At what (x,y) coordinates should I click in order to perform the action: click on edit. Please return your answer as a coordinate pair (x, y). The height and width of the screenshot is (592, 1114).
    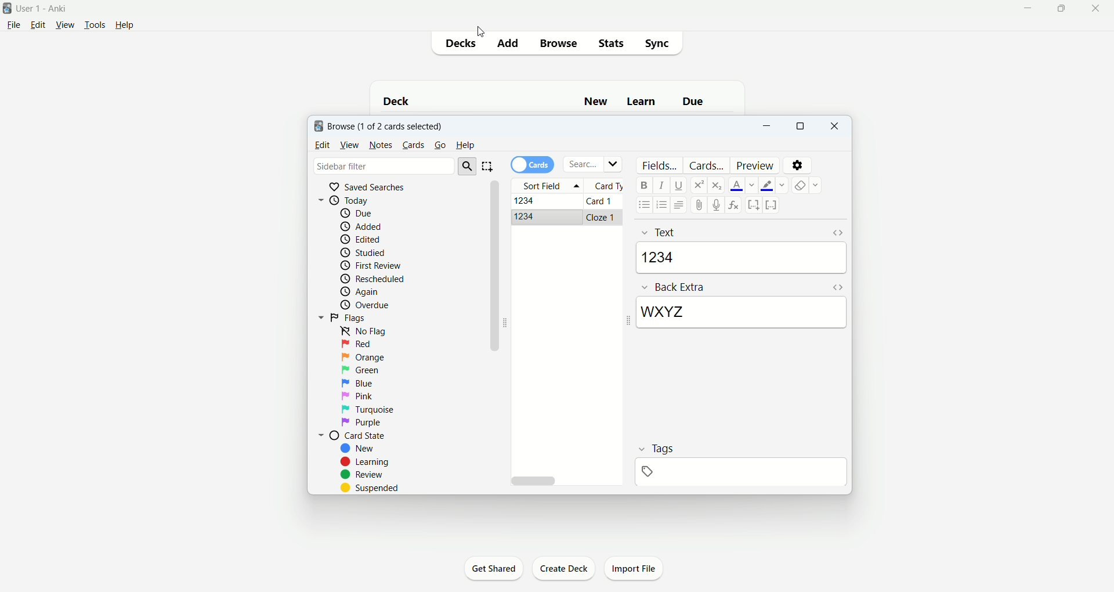
    Looking at the image, I should click on (324, 144).